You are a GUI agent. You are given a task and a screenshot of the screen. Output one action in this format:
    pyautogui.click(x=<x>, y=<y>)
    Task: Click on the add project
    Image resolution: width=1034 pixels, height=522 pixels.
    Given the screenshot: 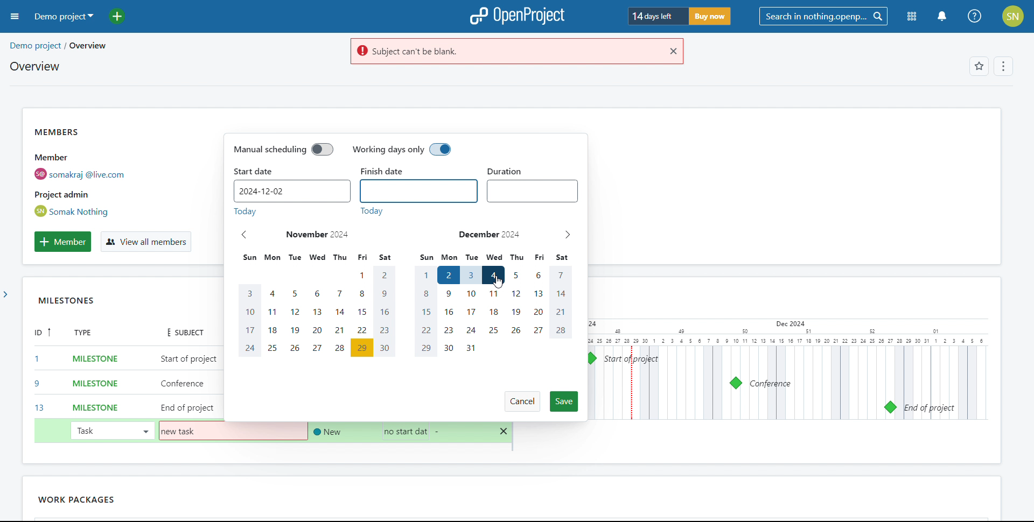 What is the action you would take?
    pyautogui.click(x=123, y=16)
    